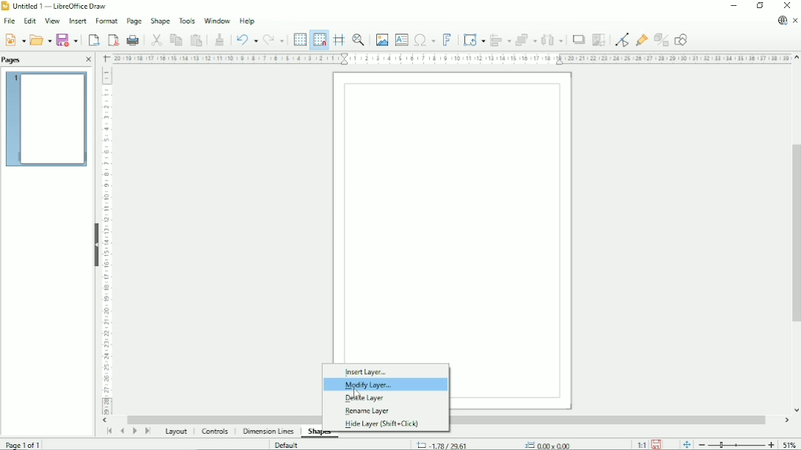  Describe the element at coordinates (134, 432) in the screenshot. I see `Scroll to next page` at that location.